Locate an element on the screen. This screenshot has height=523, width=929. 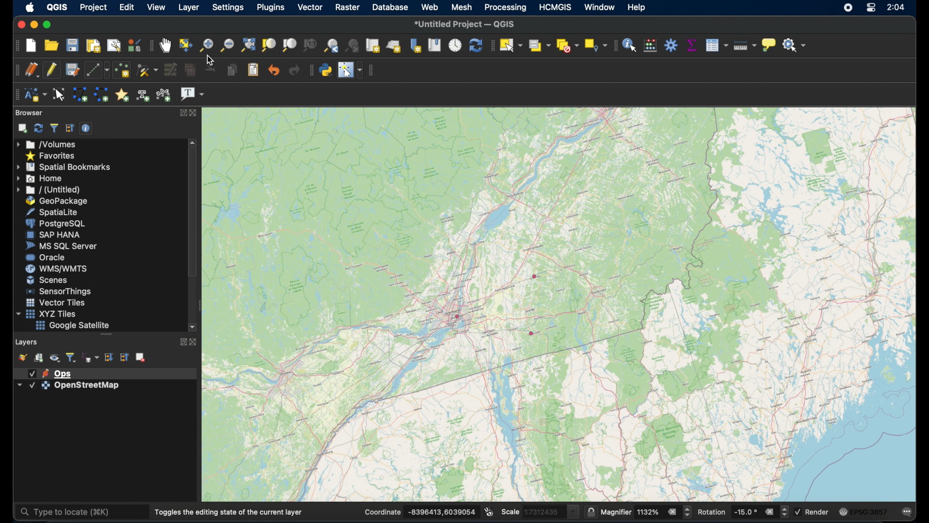
selection toolbar is located at coordinates (491, 46).